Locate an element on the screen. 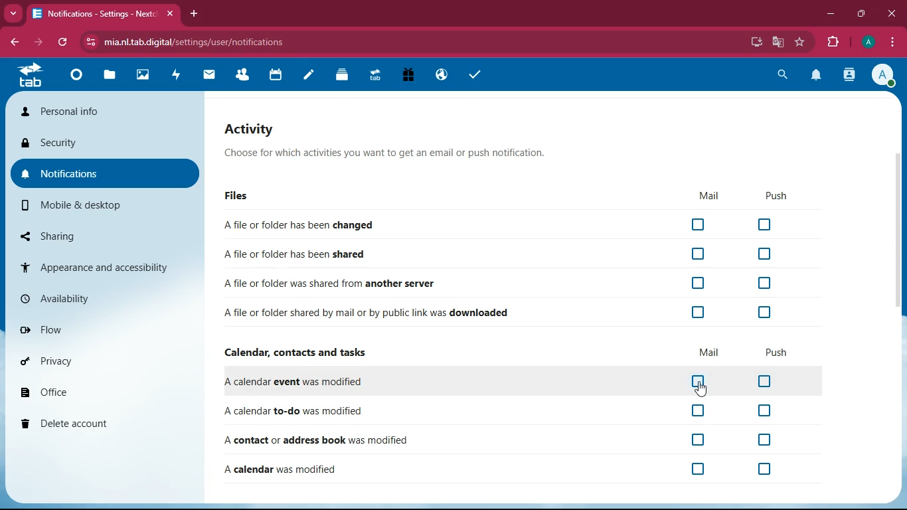  mail is located at coordinates (209, 76).